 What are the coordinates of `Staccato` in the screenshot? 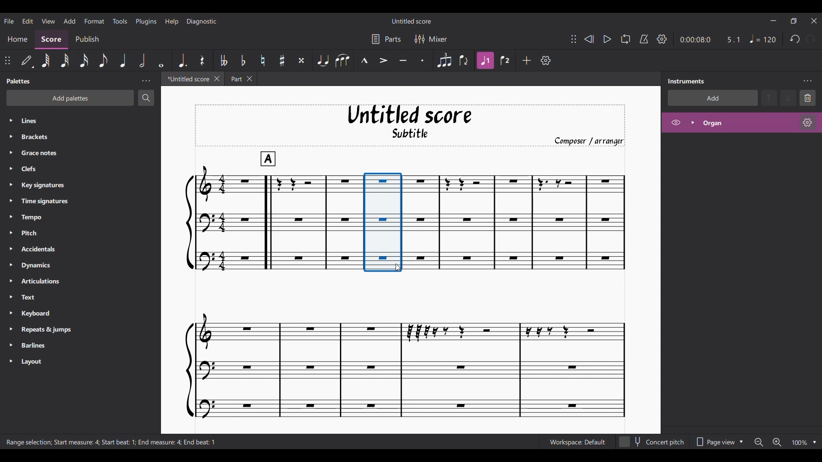 It's located at (422, 61).